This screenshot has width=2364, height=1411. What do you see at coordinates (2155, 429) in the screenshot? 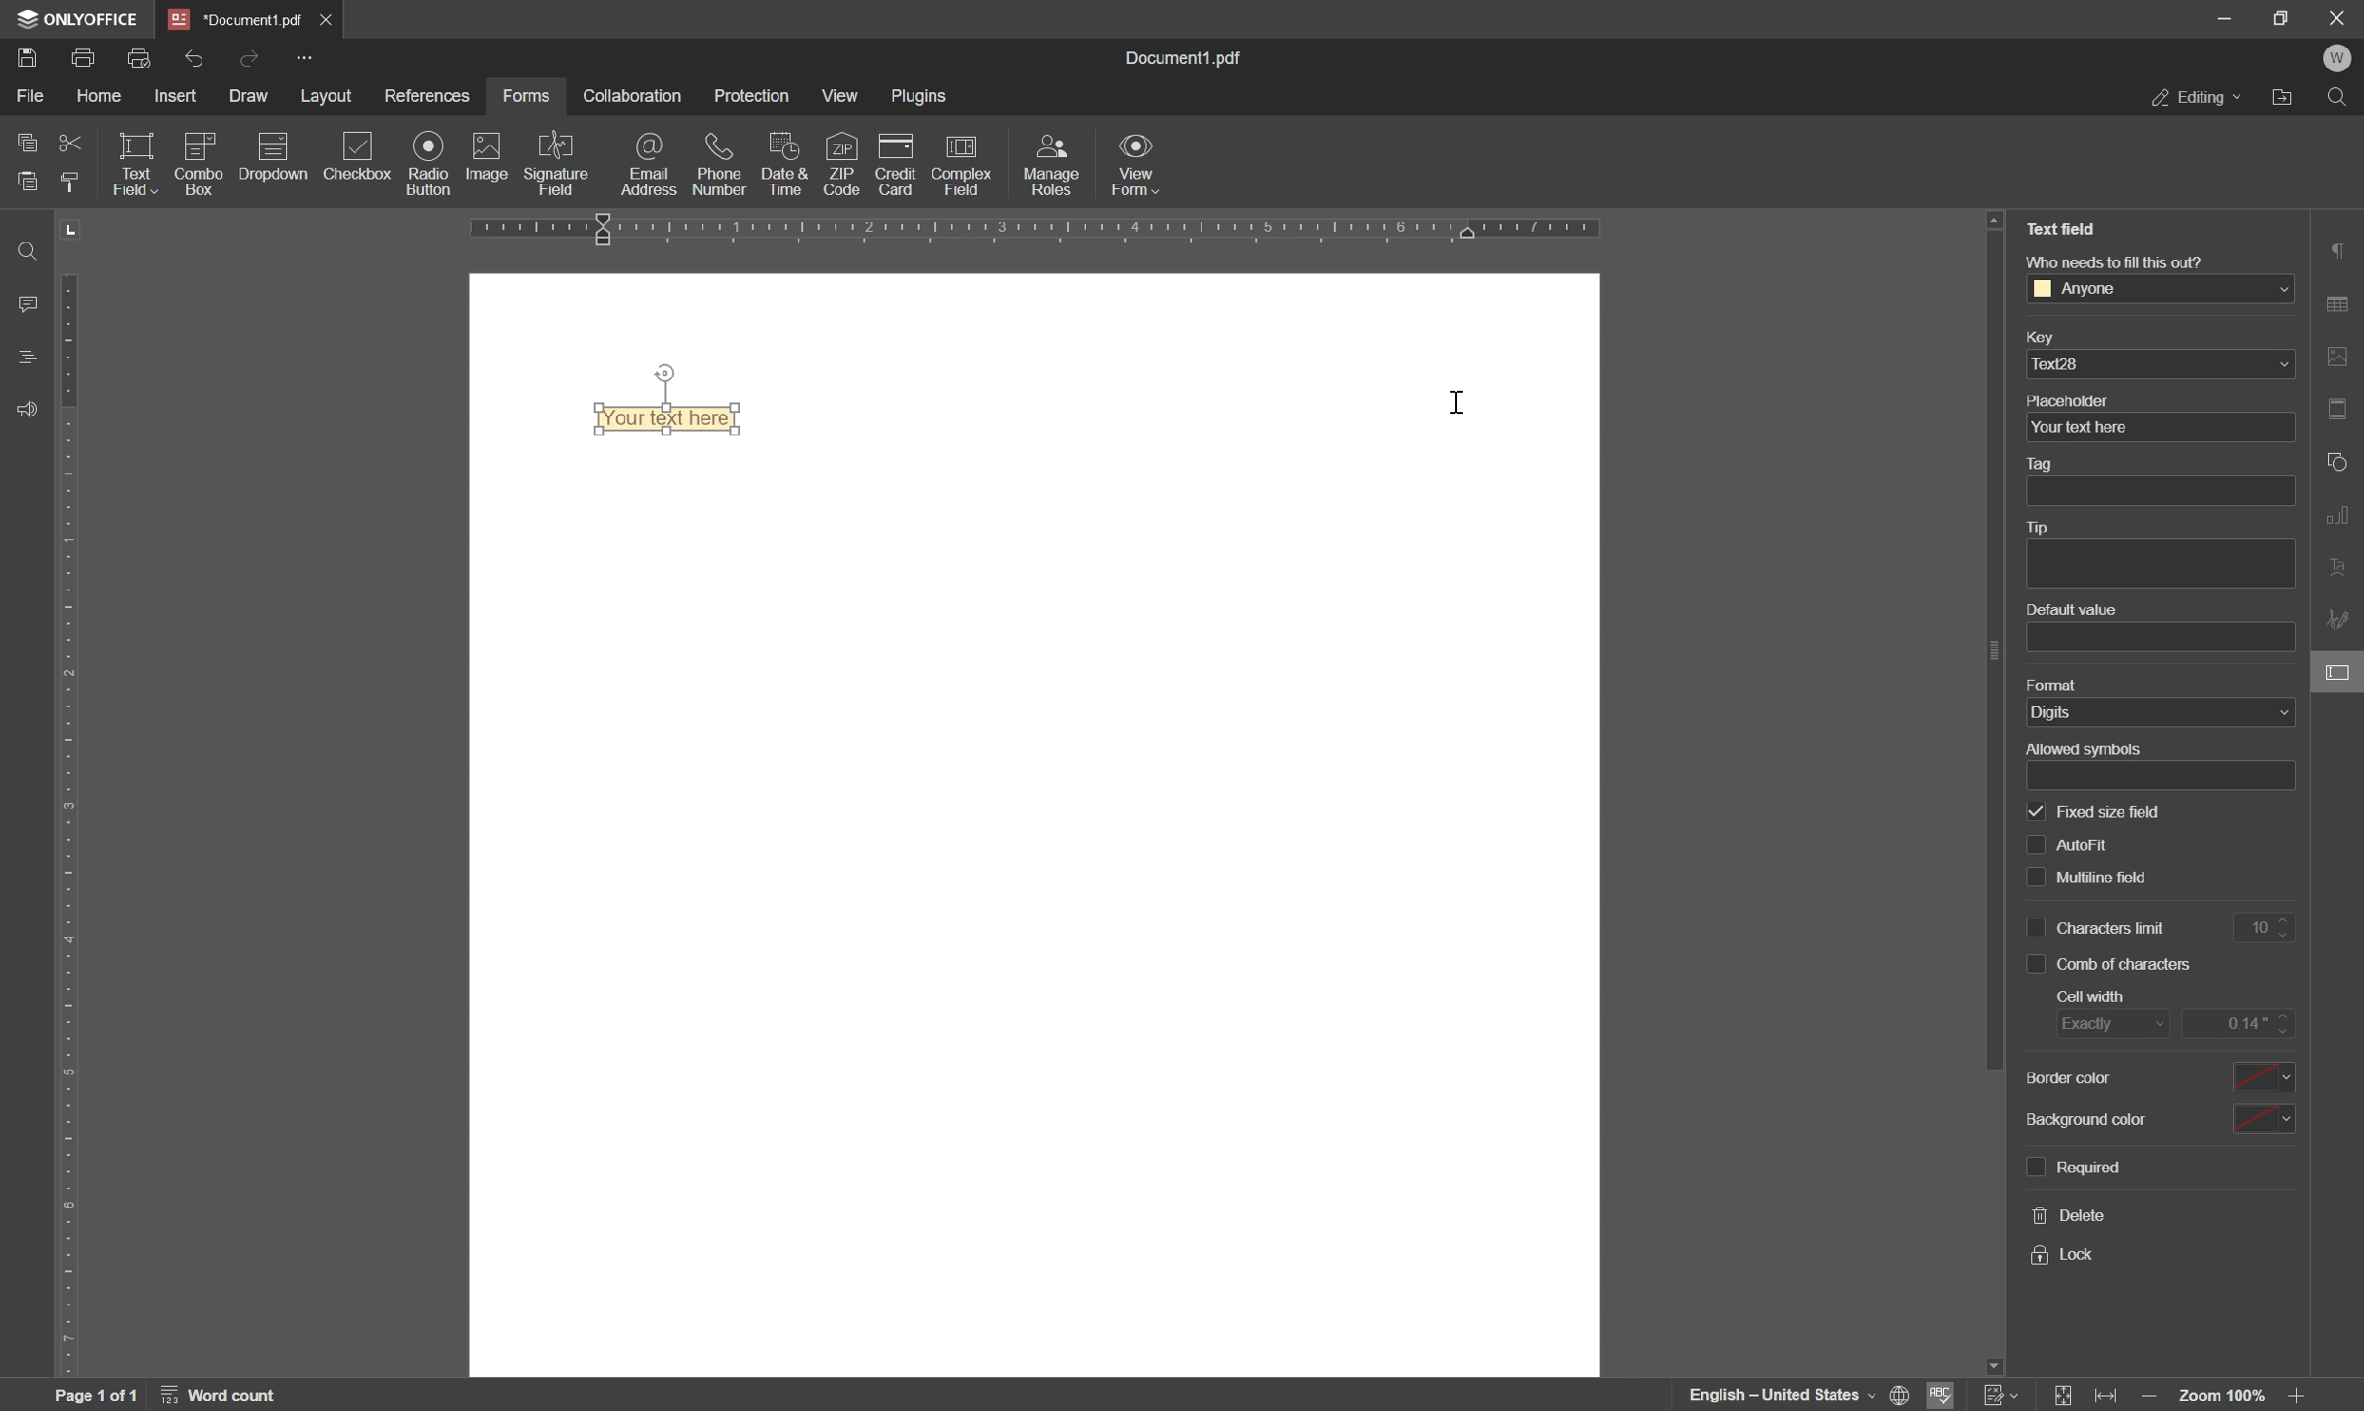
I see `your text here` at bounding box center [2155, 429].